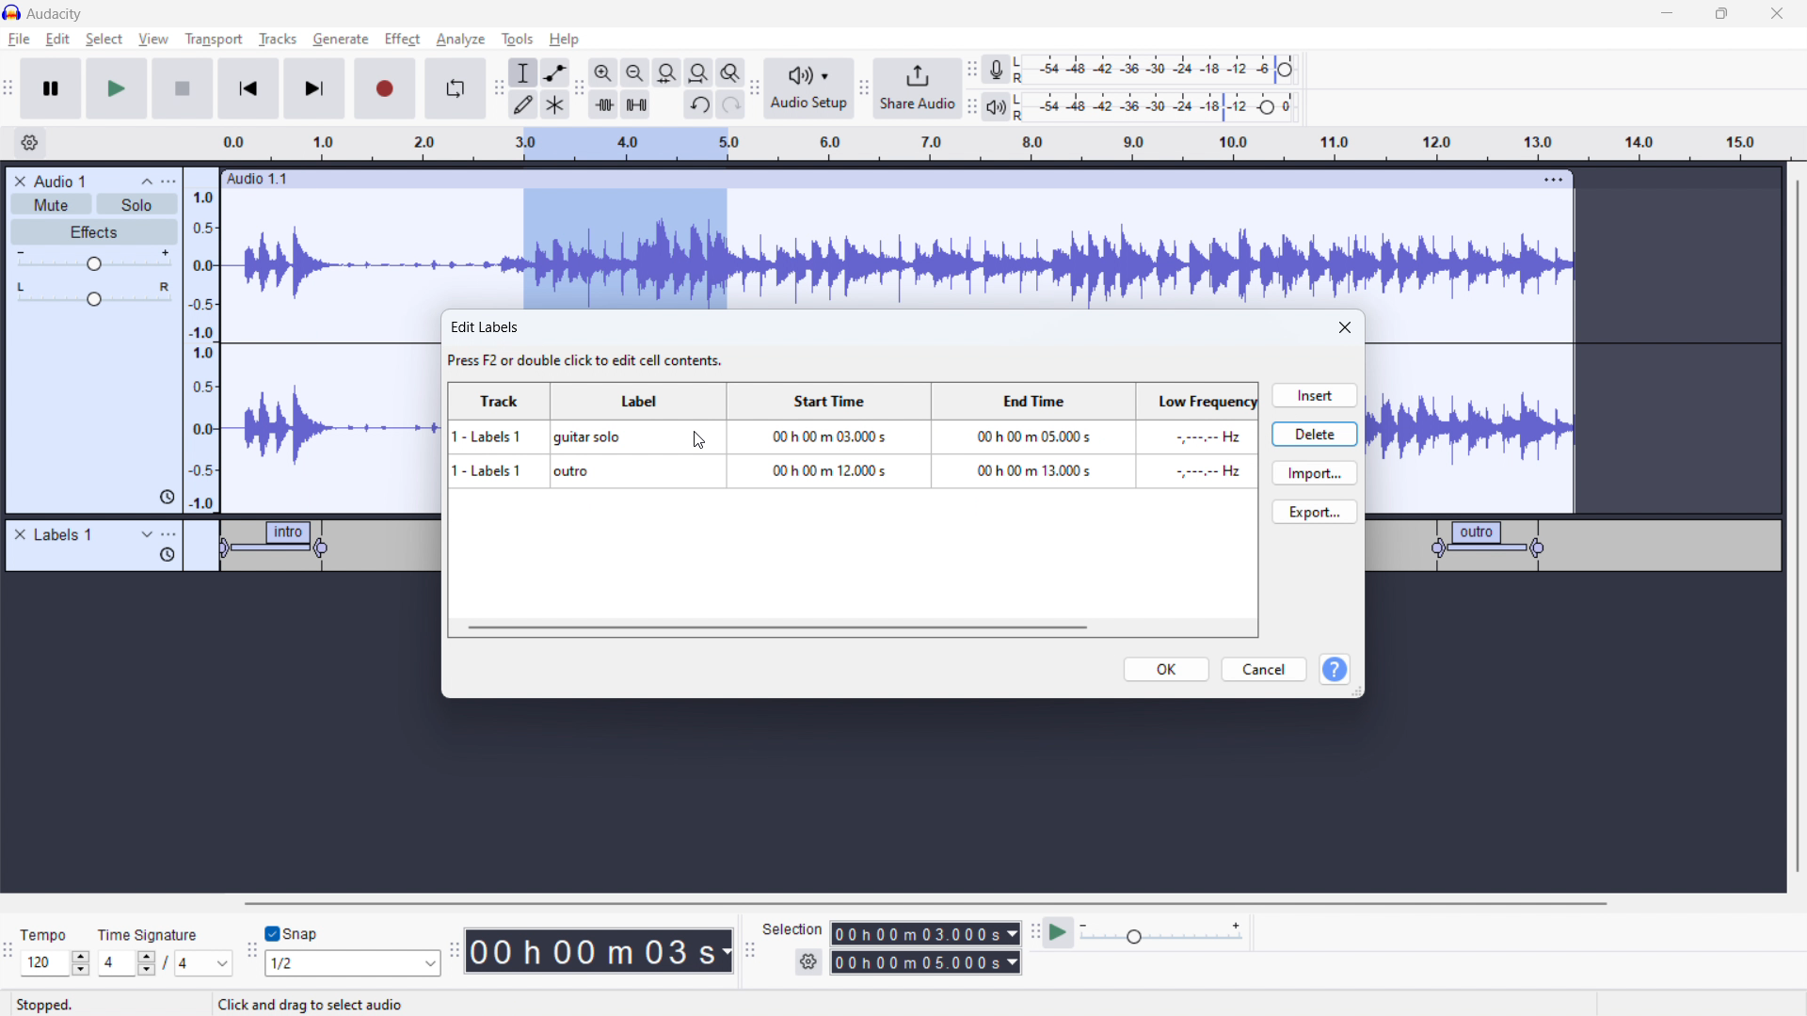 The width and height of the screenshot is (1807, 1016). Describe the element at coordinates (1058, 931) in the screenshot. I see `play at speed` at that location.